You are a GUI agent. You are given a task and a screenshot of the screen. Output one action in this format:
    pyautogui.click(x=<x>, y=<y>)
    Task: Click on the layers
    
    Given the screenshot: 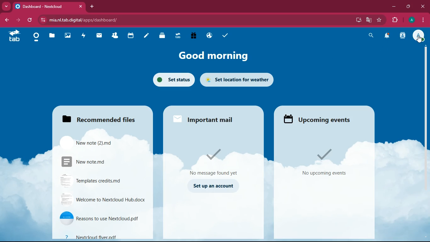 What is the action you would take?
    pyautogui.click(x=161, y=36)
    